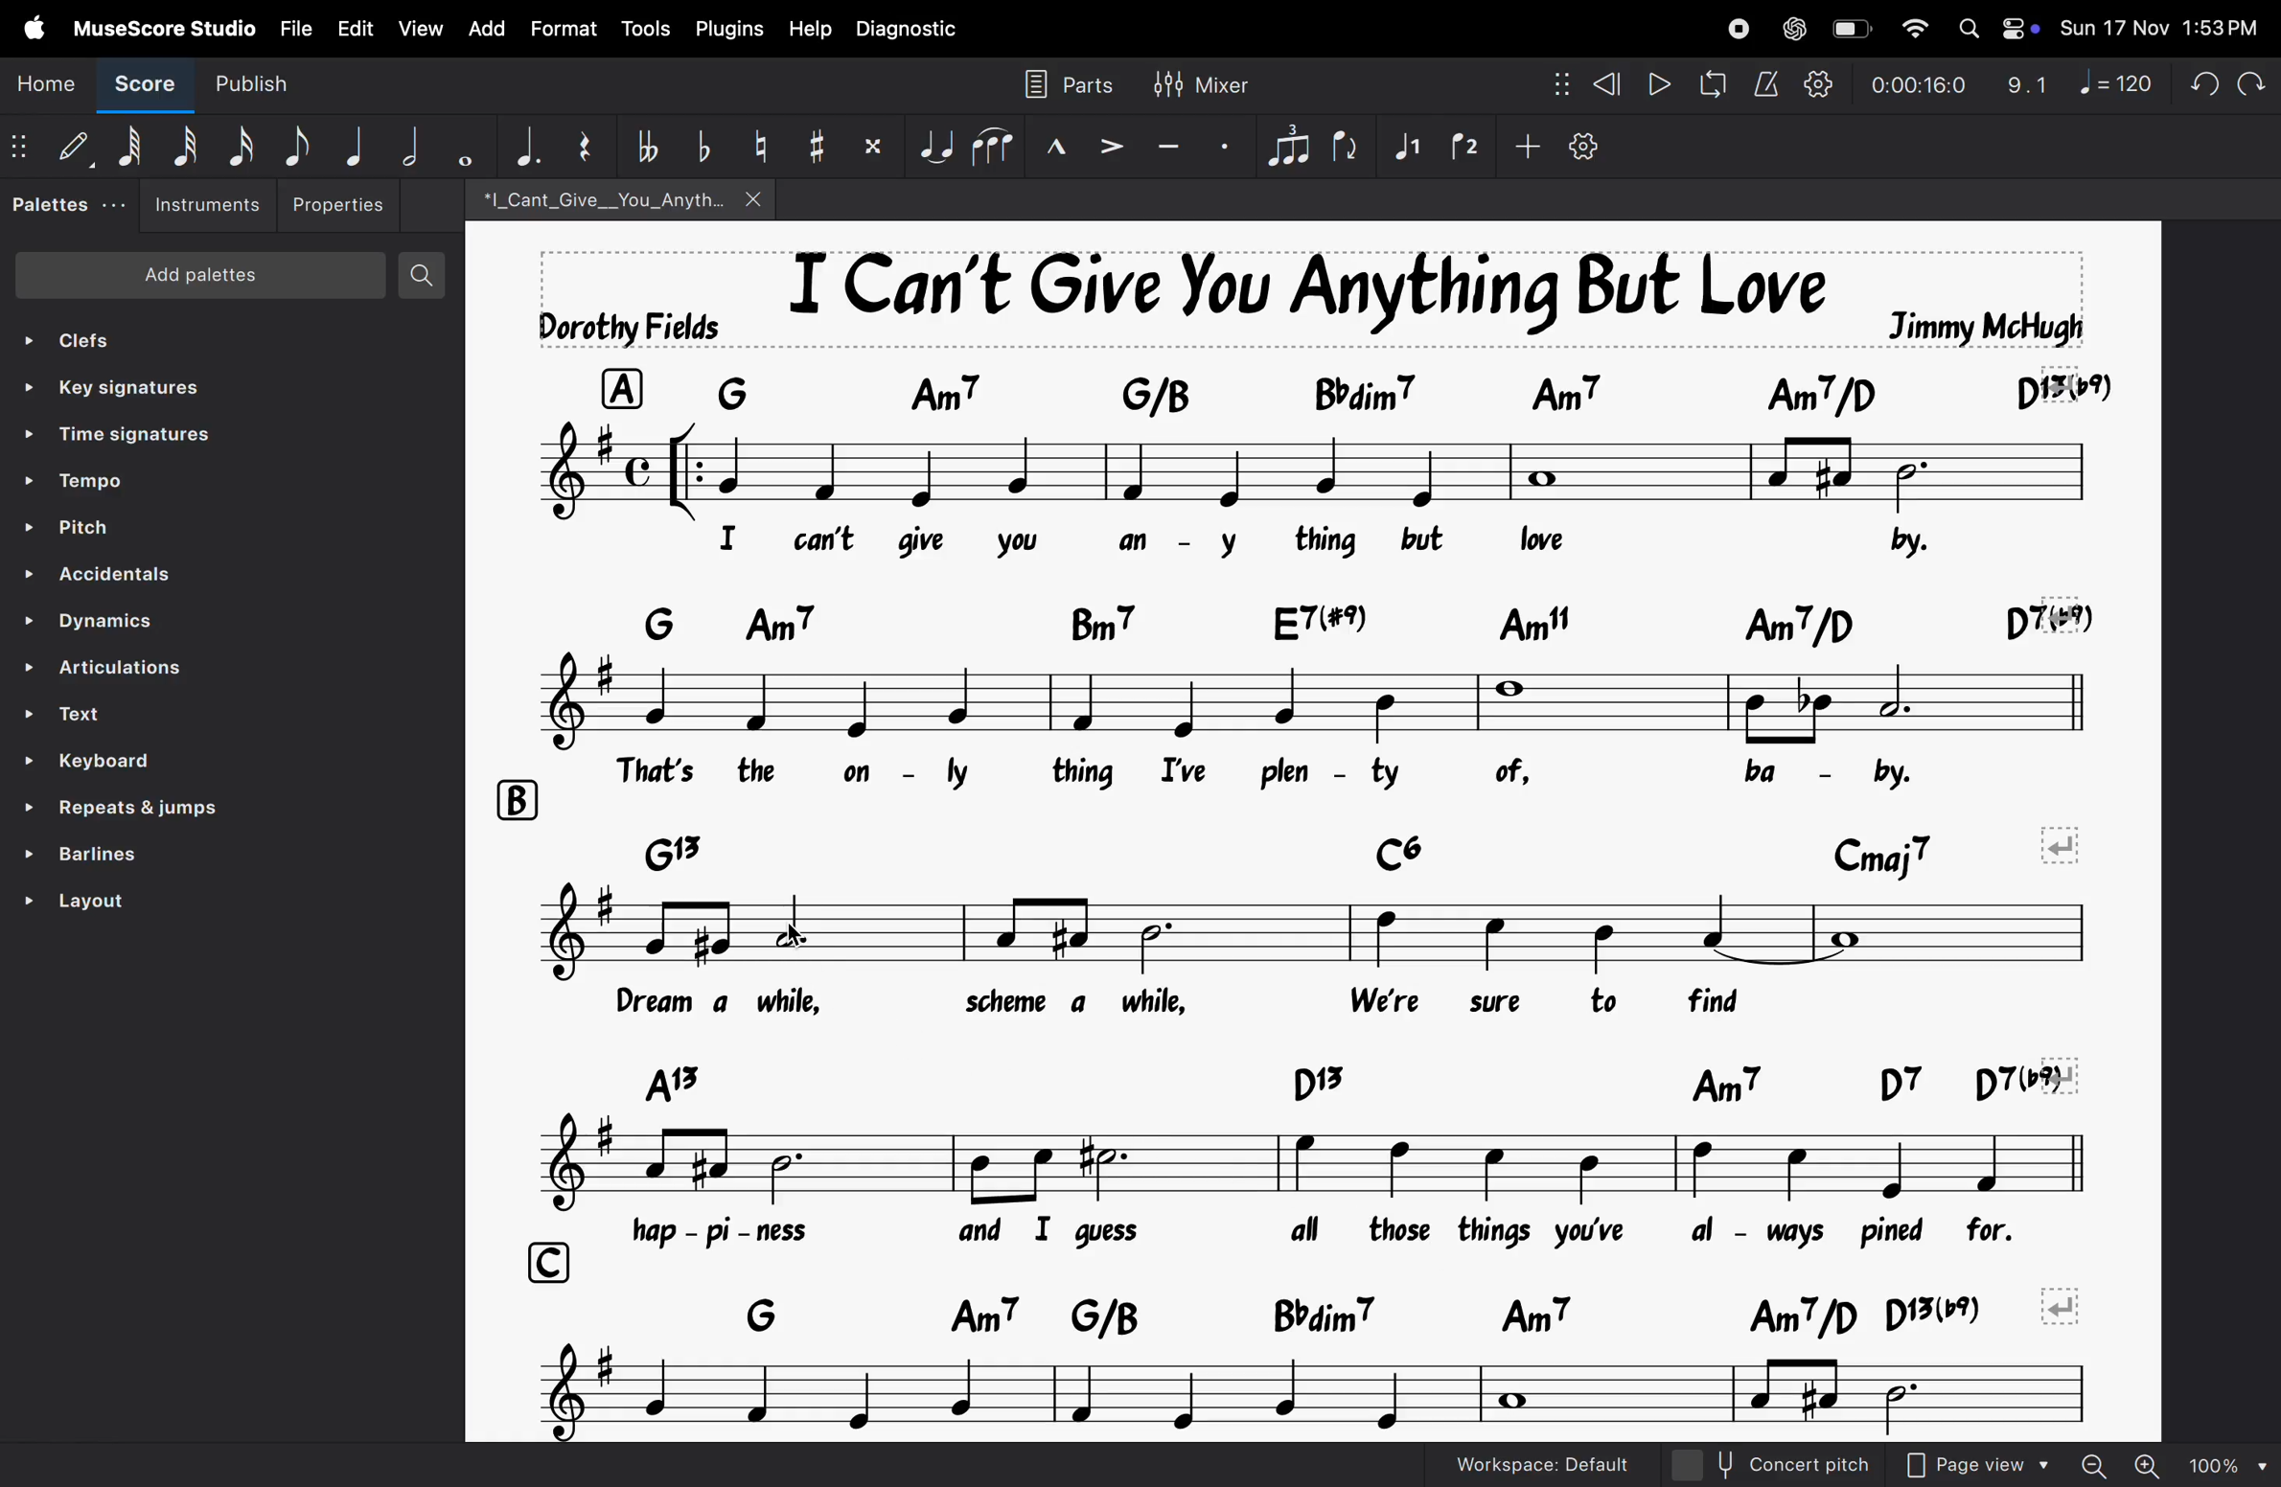 This screenshot has width=2281, height=1487. Describe the element at coordinates (726, 29) in the screenshot. I see `plugins` at that location.